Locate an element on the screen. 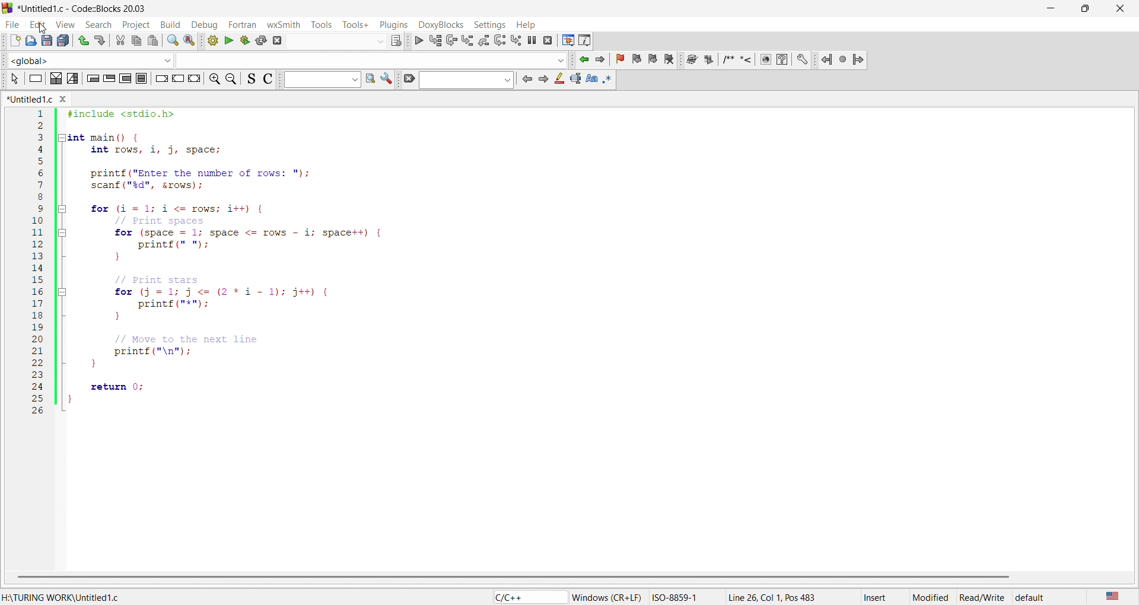  folder location is located at coordinates (68, 596).